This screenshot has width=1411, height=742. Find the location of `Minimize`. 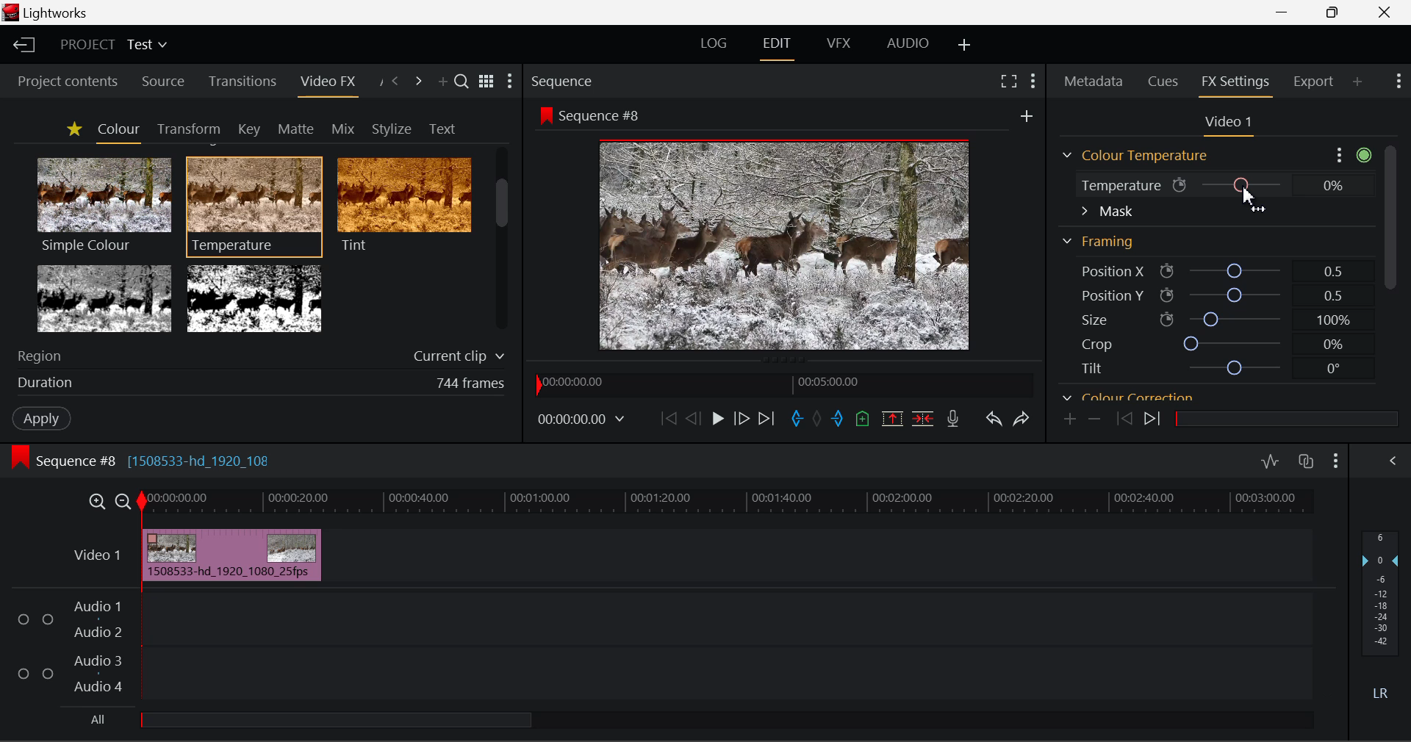

Minimize is located at coordinates (1332, 11).